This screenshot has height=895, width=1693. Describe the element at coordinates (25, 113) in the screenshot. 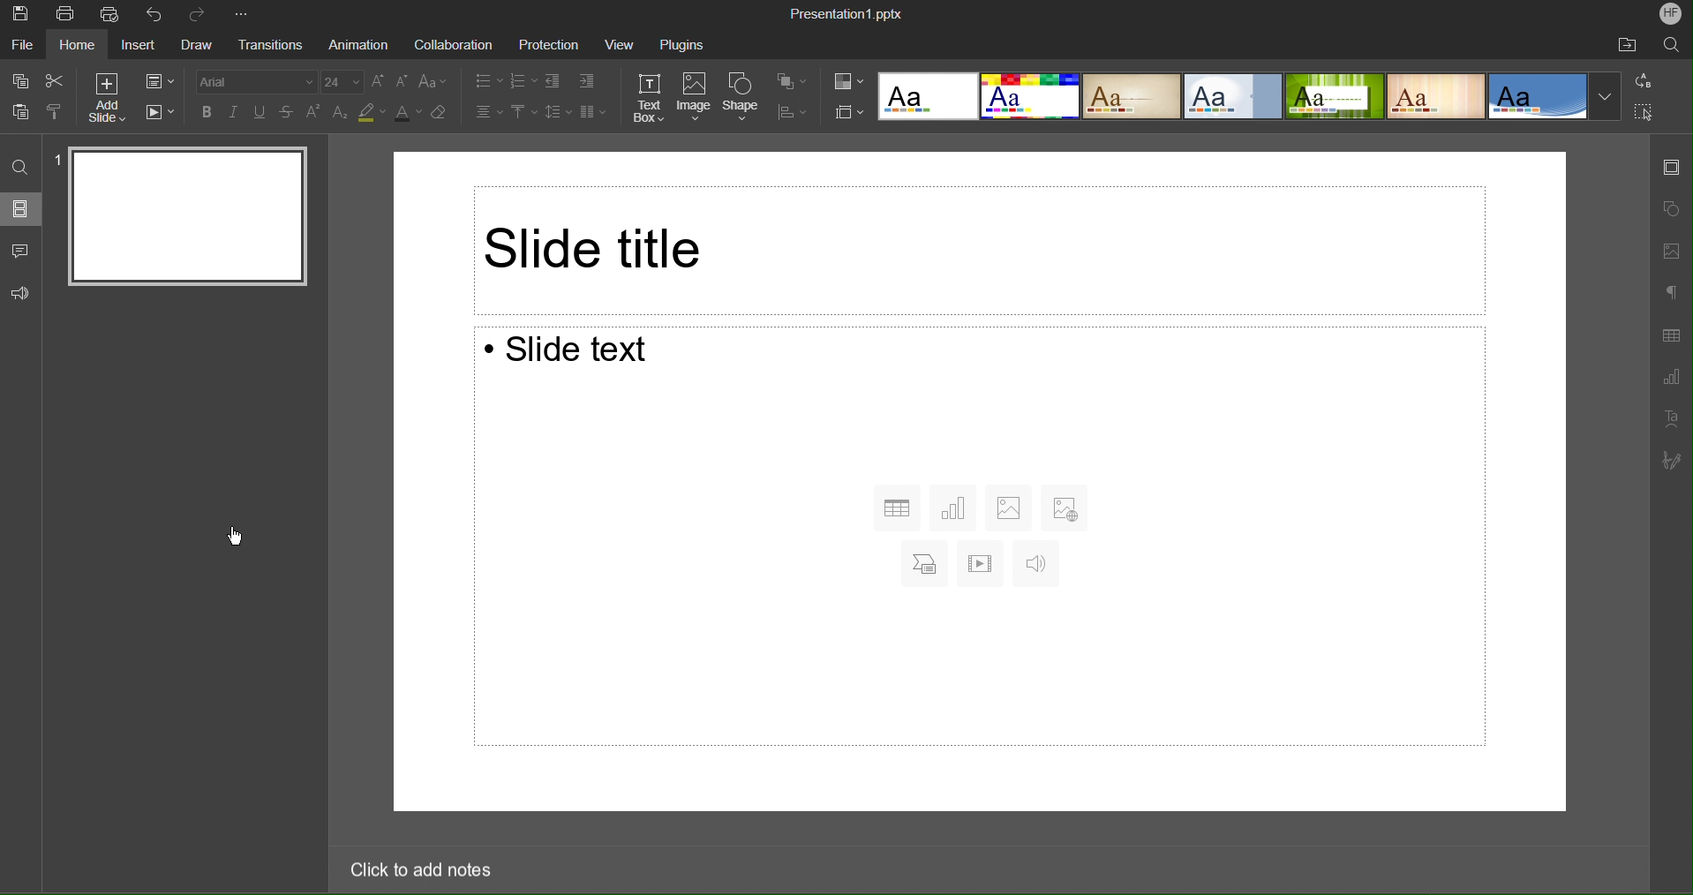

I see `paste` at that location.